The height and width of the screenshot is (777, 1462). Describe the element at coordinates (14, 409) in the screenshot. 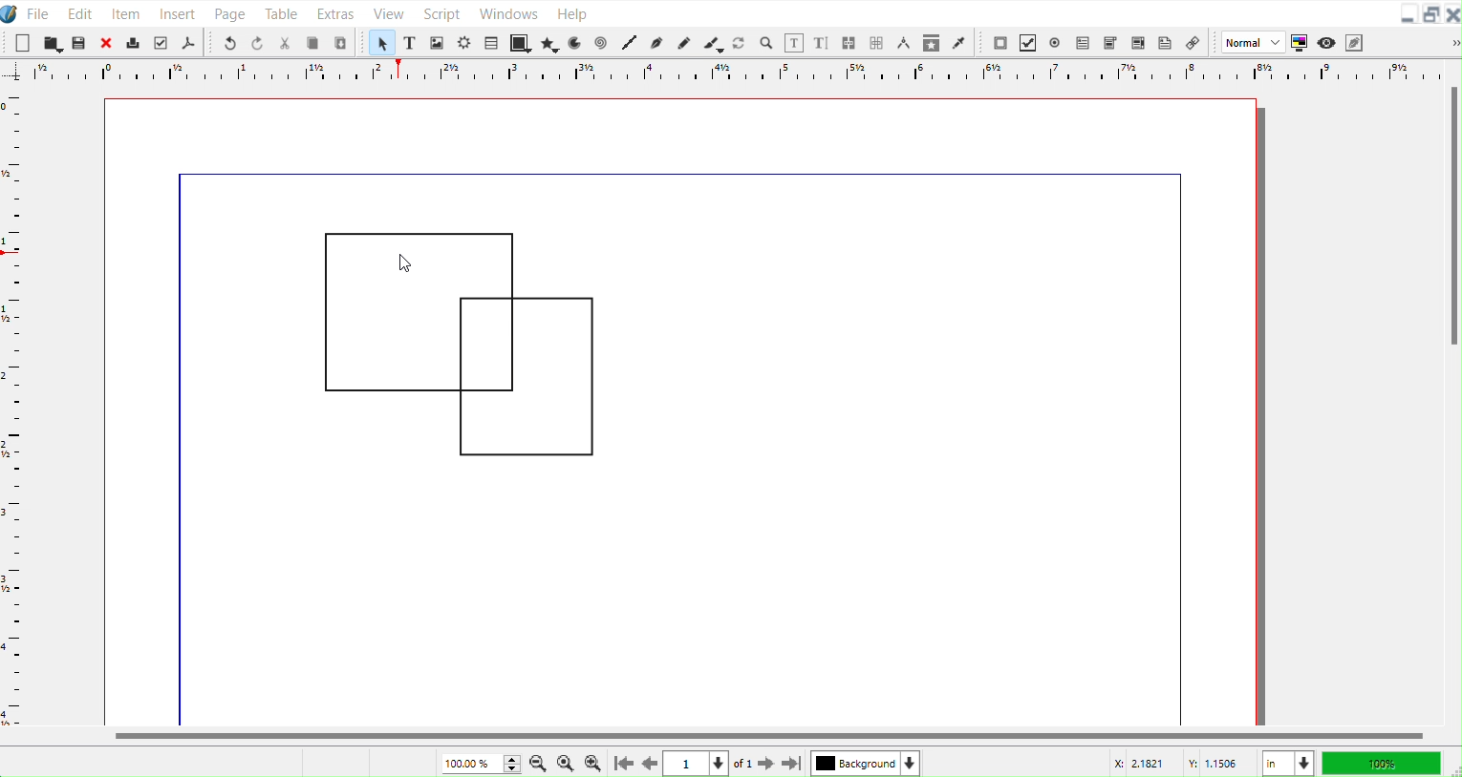

I see `Horizontal Scale bar` at that location.